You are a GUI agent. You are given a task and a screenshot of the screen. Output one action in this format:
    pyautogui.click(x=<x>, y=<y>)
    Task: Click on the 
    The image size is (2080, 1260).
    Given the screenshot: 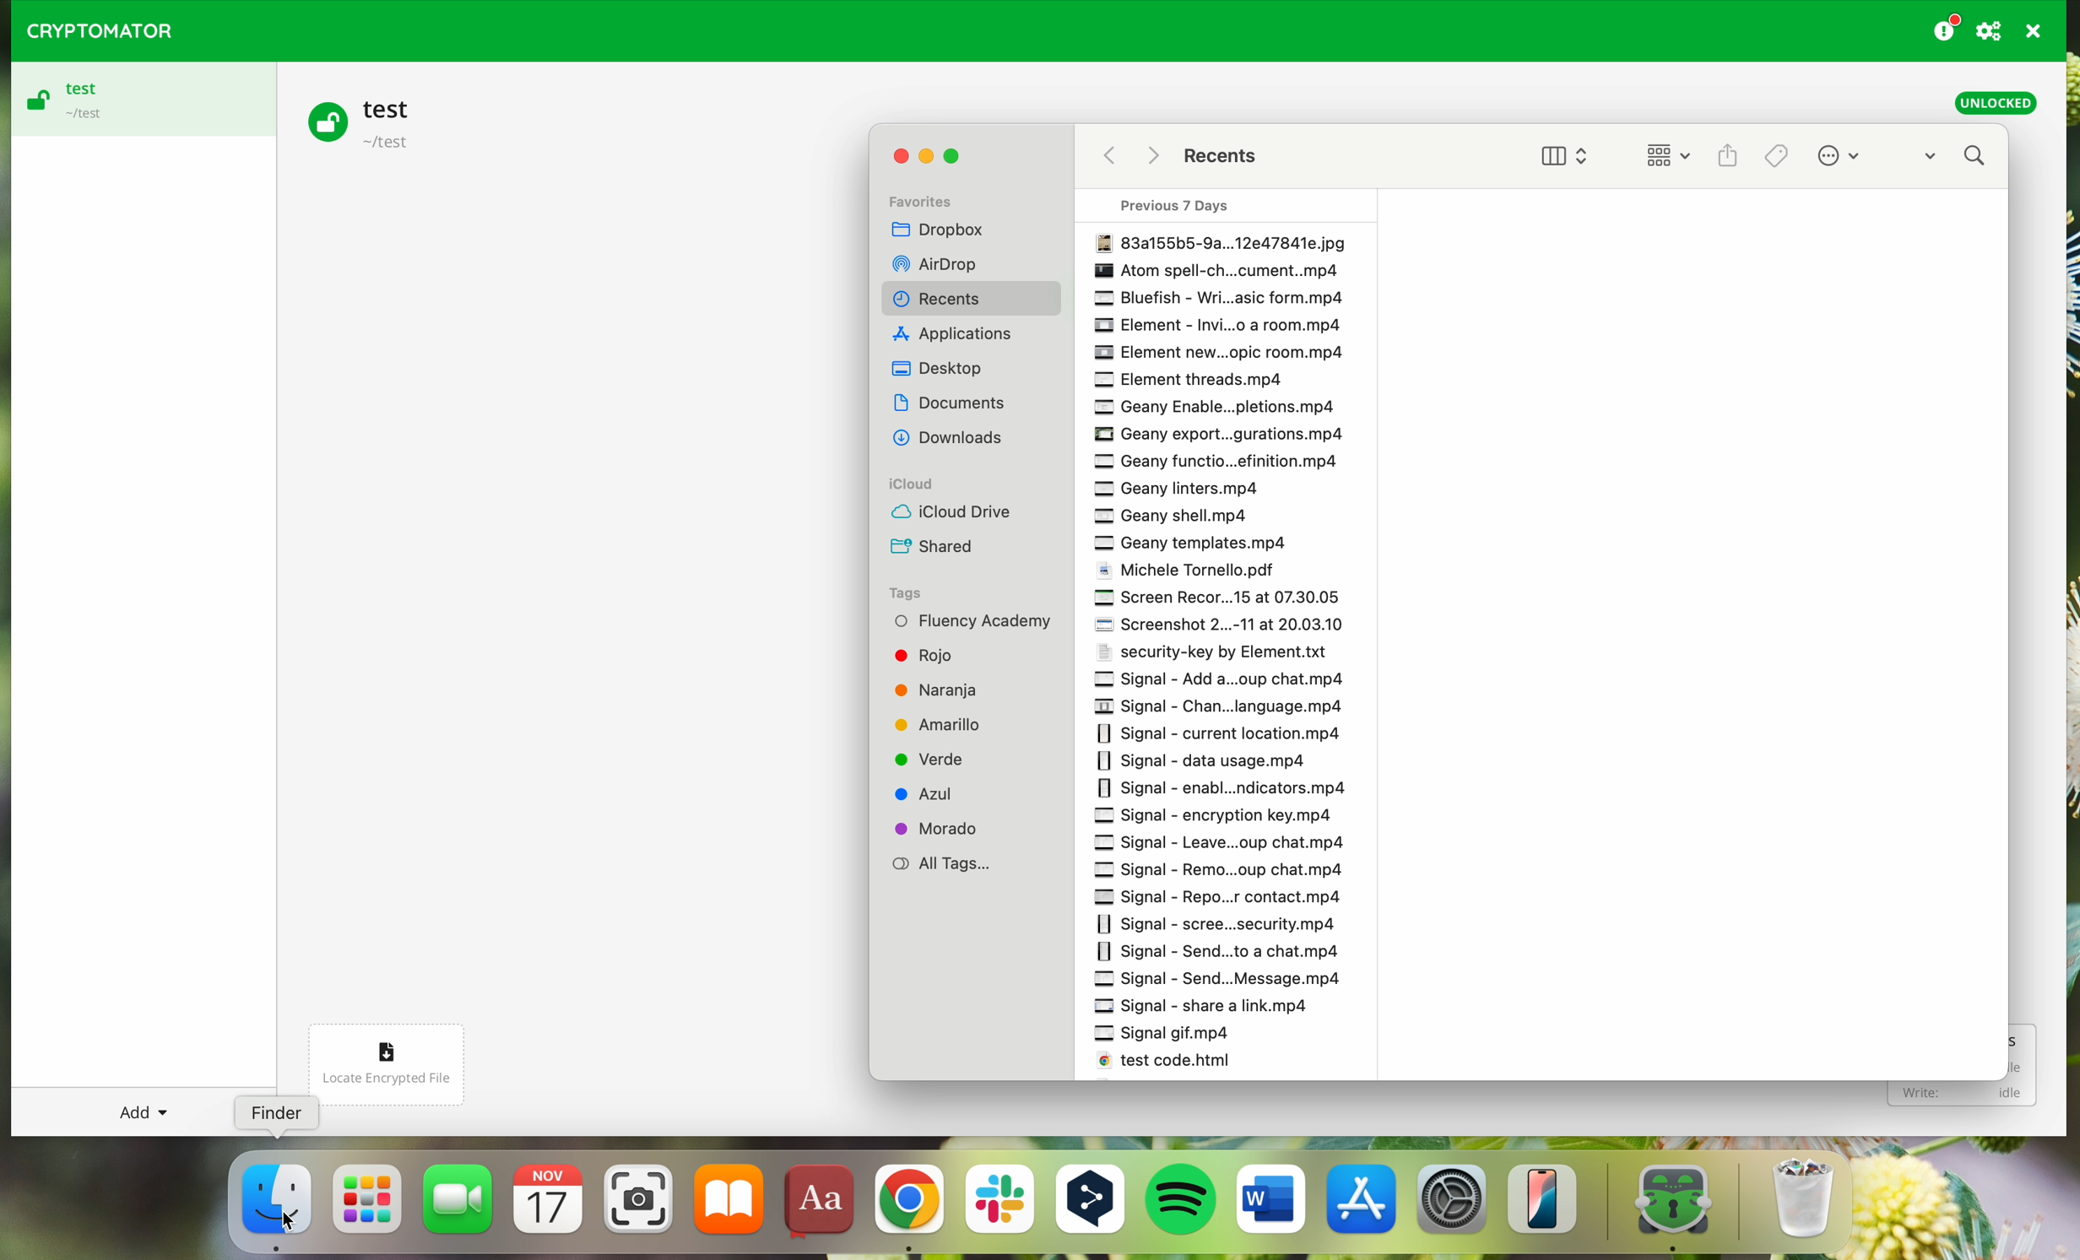 What is the action you would take?
    pyautogui.click(x=962, y=335)
    